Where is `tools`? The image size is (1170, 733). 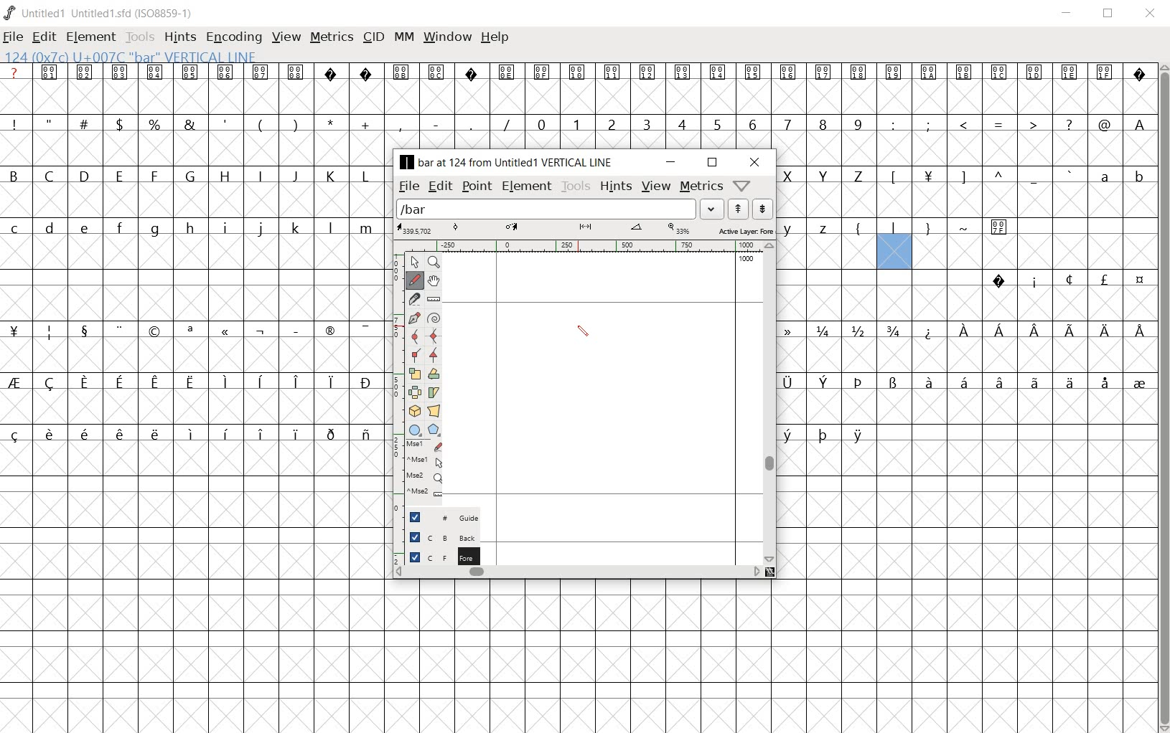 tools is located at coordinates (574, 186).